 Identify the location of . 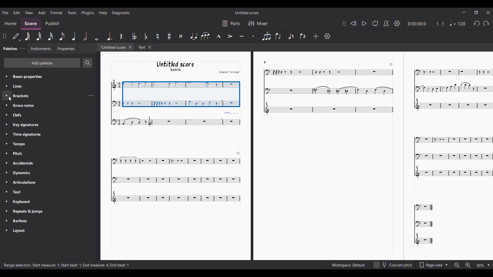
(225, 23).